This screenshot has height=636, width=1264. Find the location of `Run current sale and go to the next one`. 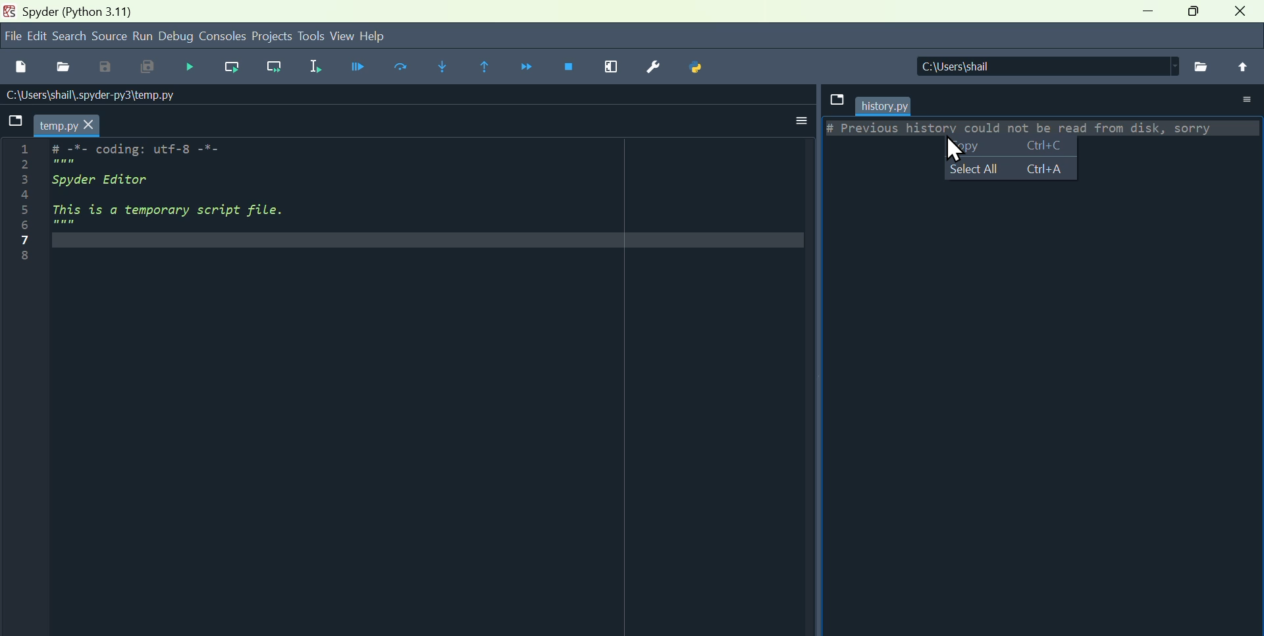

Run current sale and go to the next one is located at coordinates (278, 66).